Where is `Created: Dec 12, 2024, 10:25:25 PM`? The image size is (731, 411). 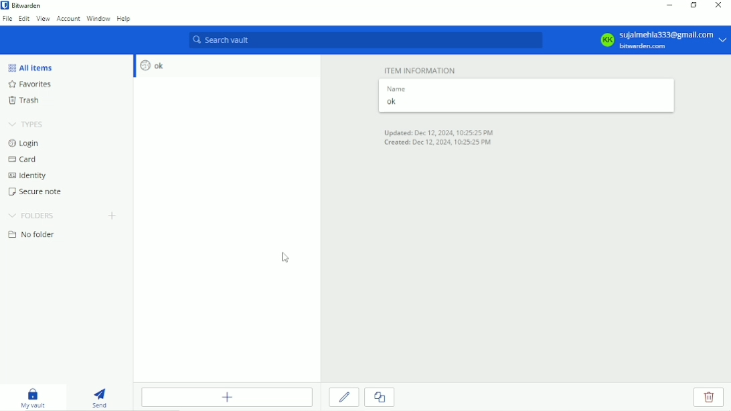 Created: Dec 12, 2024, 10:25:25 PM is located at coordinates (437, 143).